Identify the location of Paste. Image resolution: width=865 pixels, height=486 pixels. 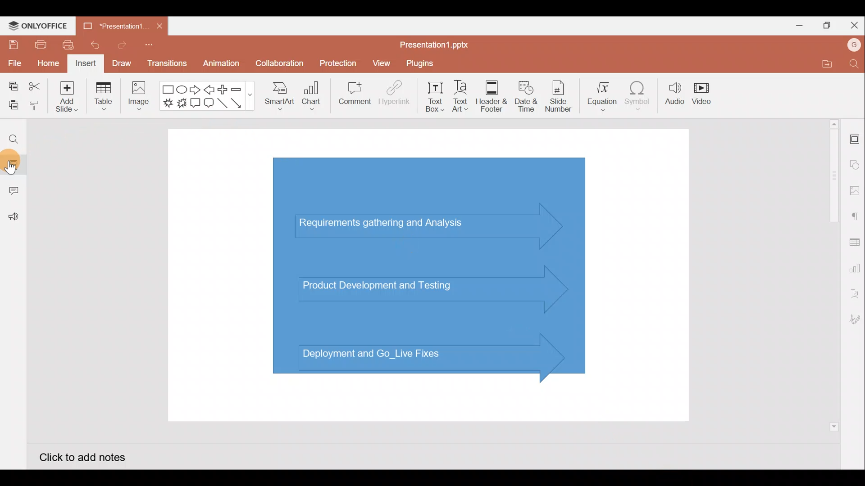
(12, 103).